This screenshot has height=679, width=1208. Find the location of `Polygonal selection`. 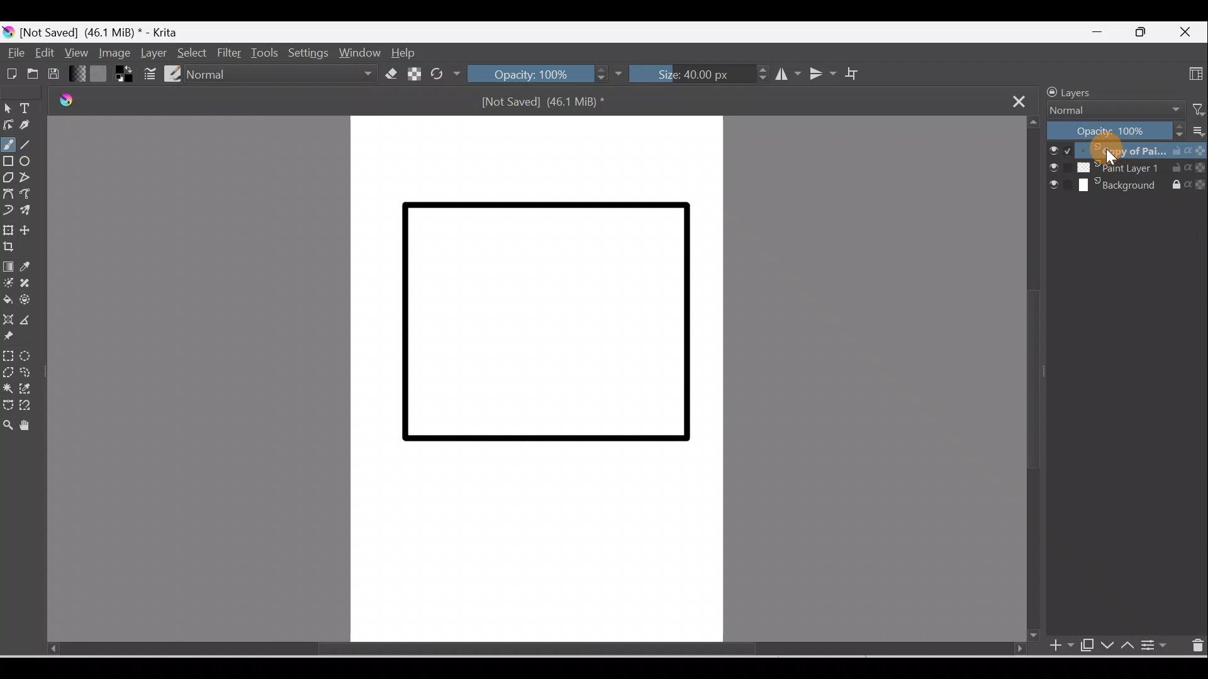

Polygonal selection is located at coordinates (8, 371).